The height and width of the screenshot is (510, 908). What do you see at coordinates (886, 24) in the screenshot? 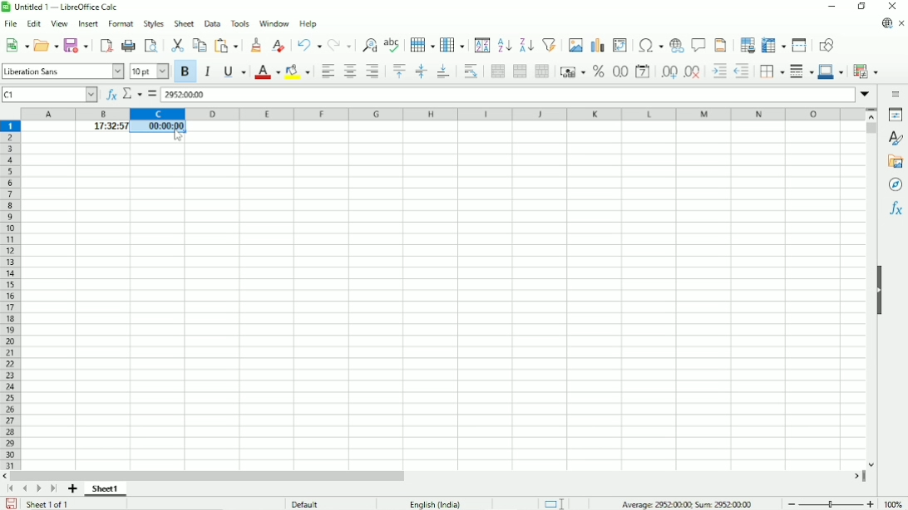
I see `Update available` at bounding box center [886, 24].